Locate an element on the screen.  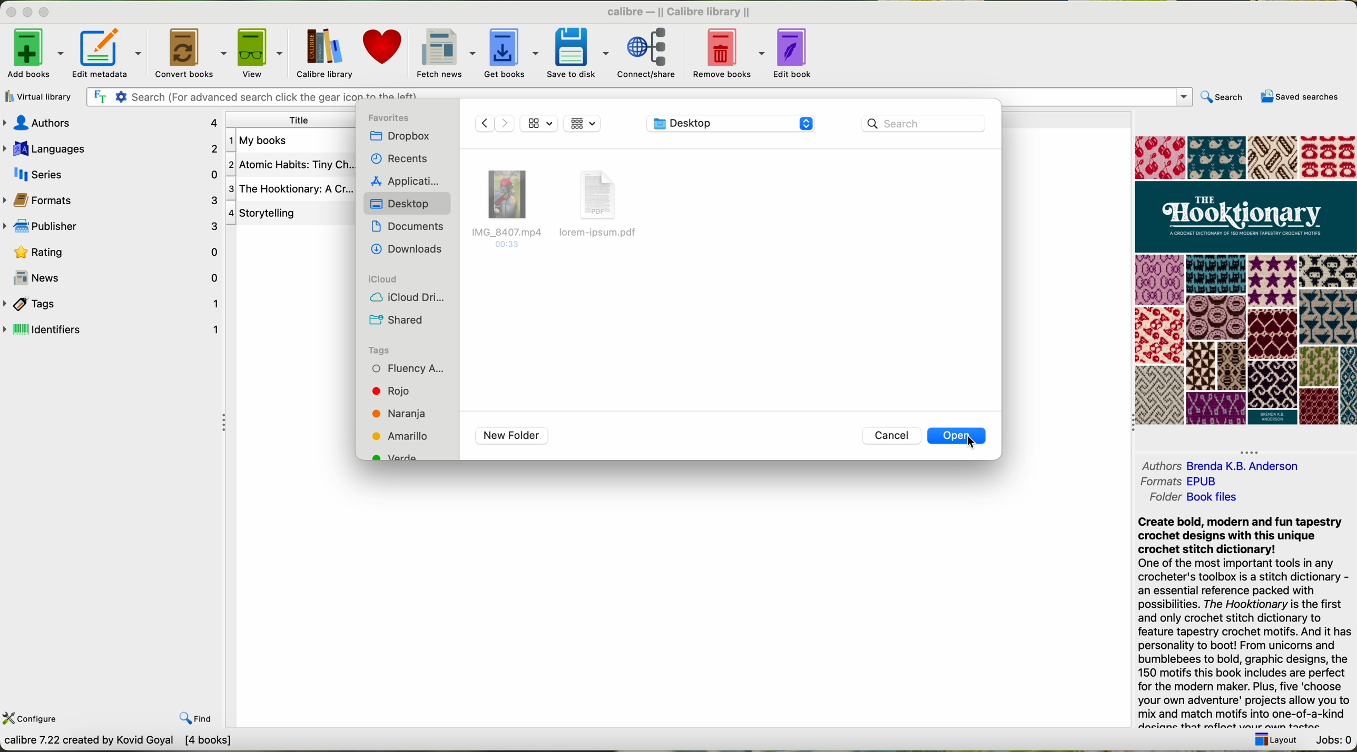
favorites is located at coordinates (392, 117).